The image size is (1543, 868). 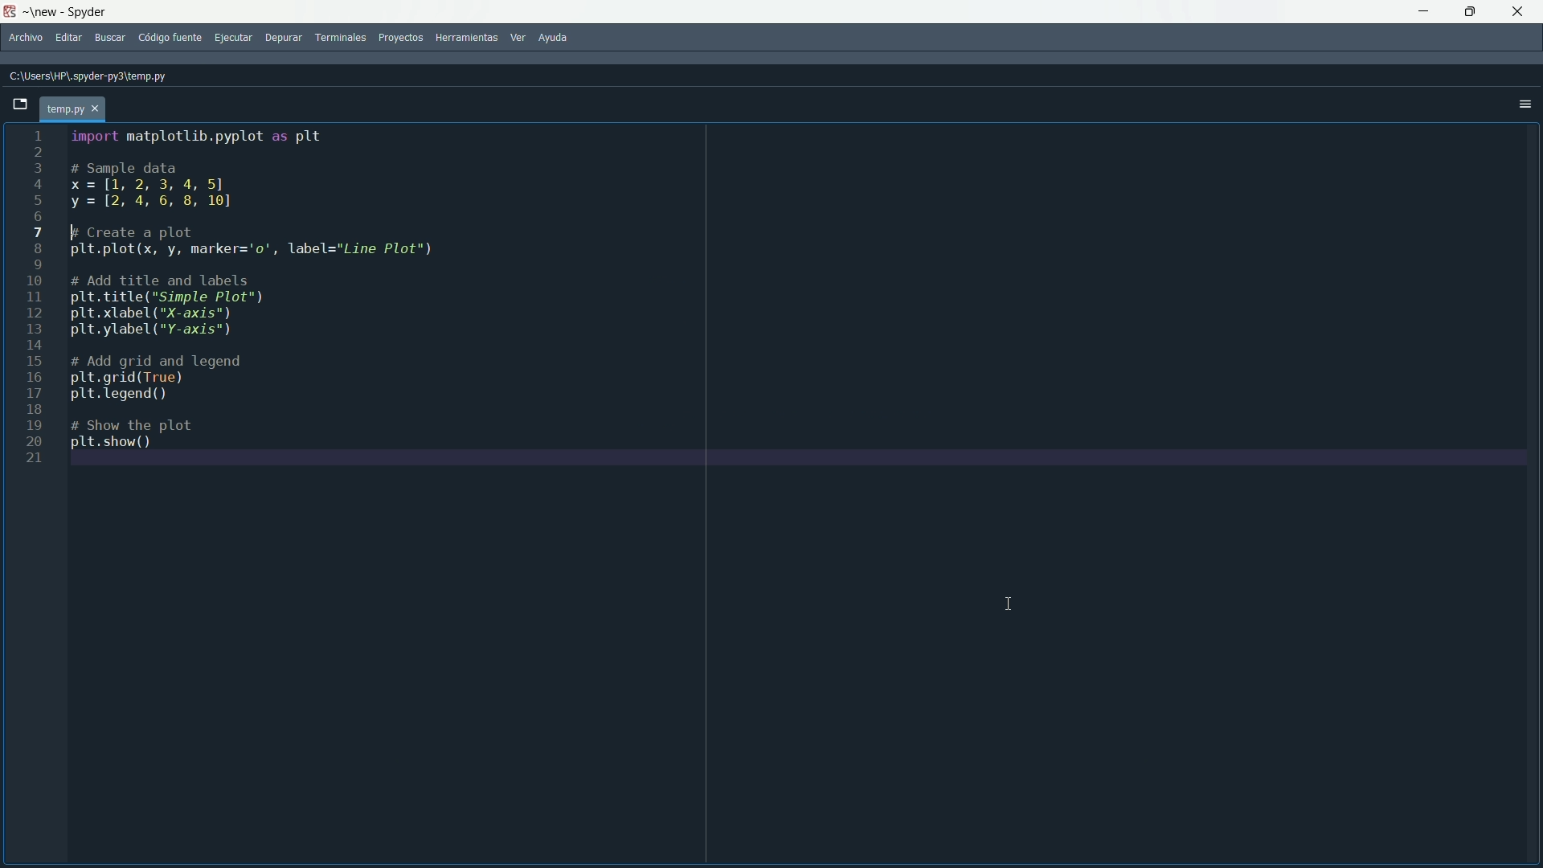 I want to click on app name, so click(x=87, y=14).